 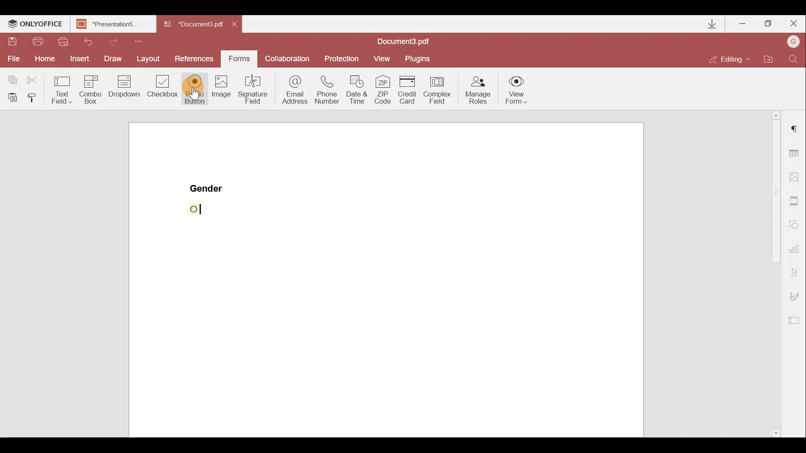 I want to click on View form, so click(x=517, y=90).